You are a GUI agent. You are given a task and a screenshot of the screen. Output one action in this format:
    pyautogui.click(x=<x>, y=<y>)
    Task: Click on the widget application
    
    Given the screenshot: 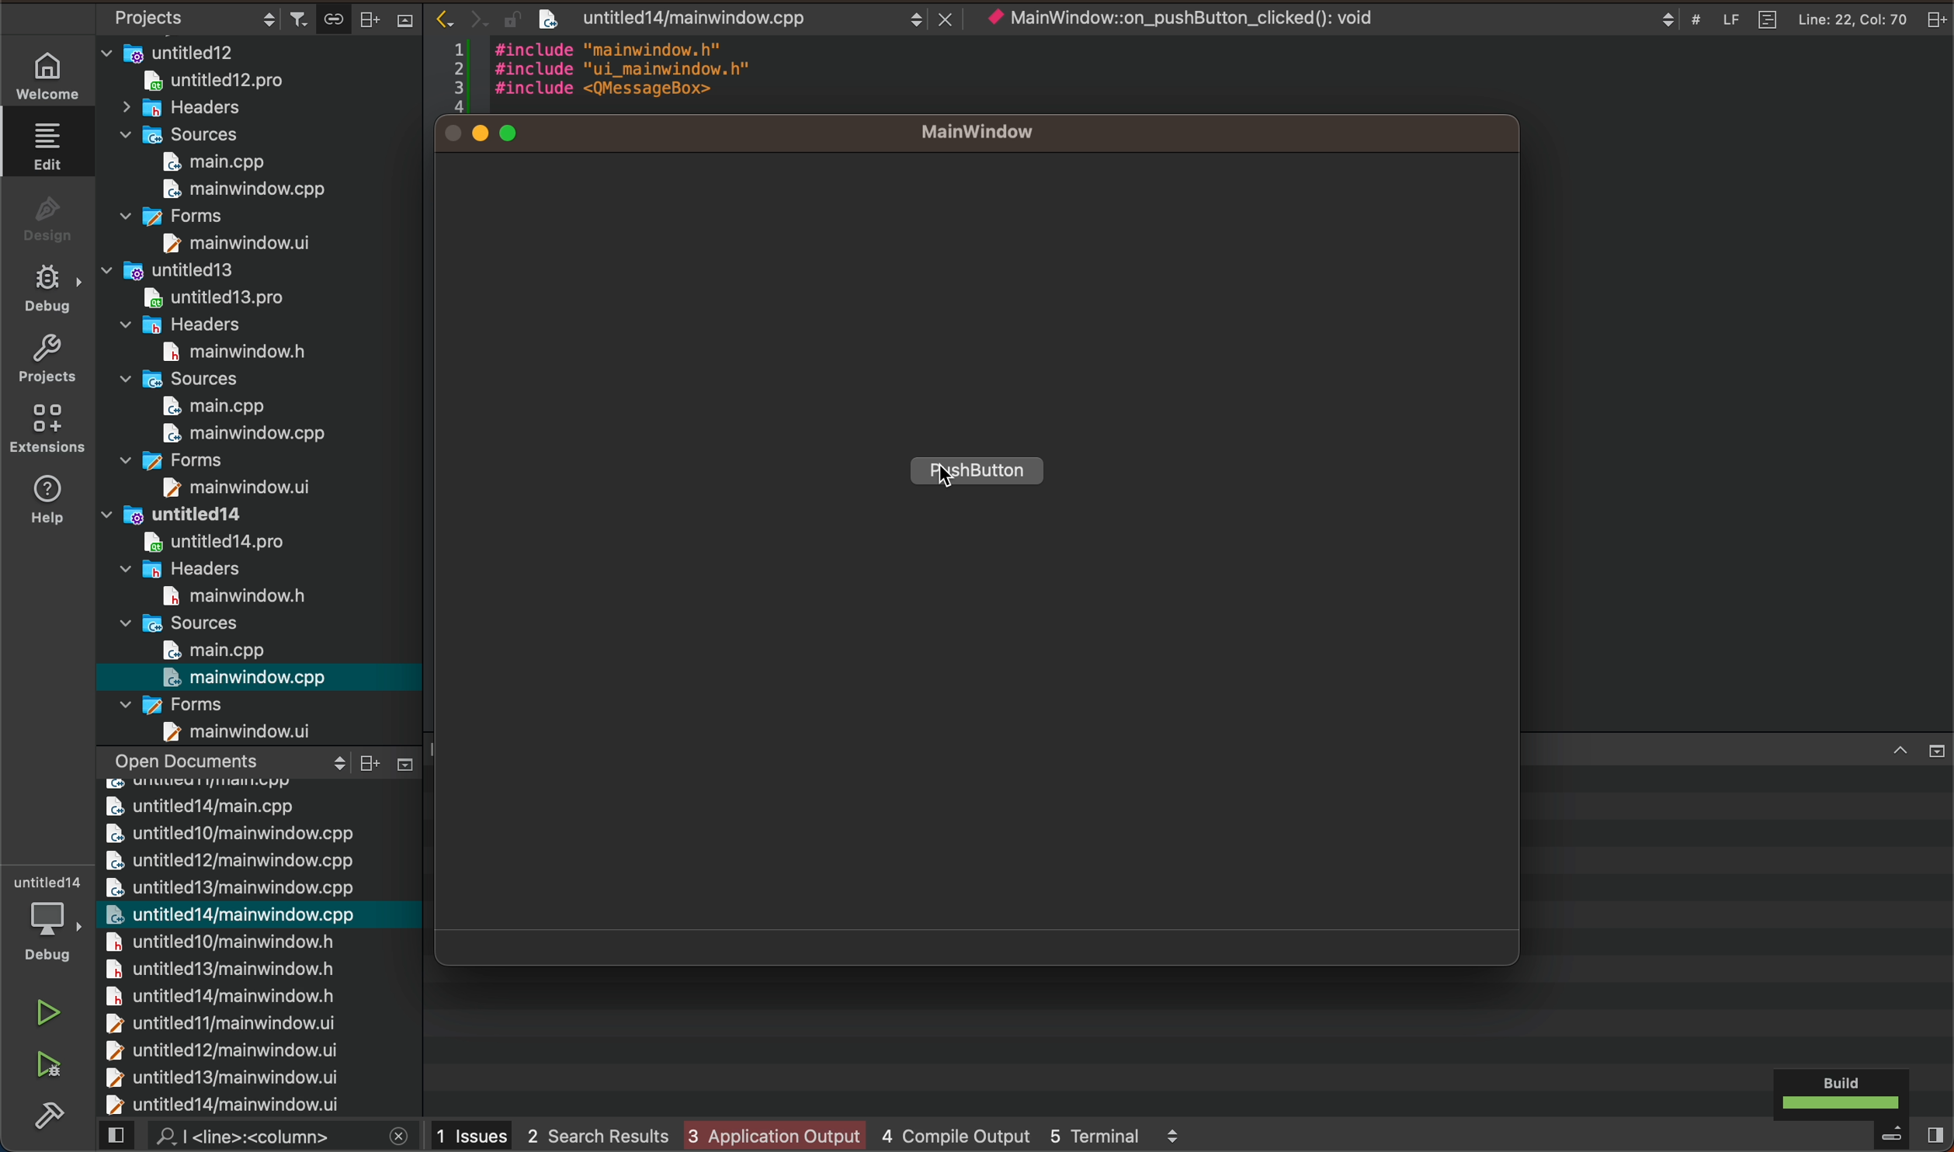 What is the action you would take?
    pyautogui.click(x=977, y=543)
    